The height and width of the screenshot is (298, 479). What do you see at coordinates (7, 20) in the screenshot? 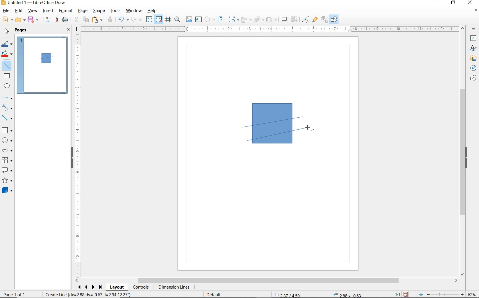
I see `NEW` at bounding box center [7, 20].